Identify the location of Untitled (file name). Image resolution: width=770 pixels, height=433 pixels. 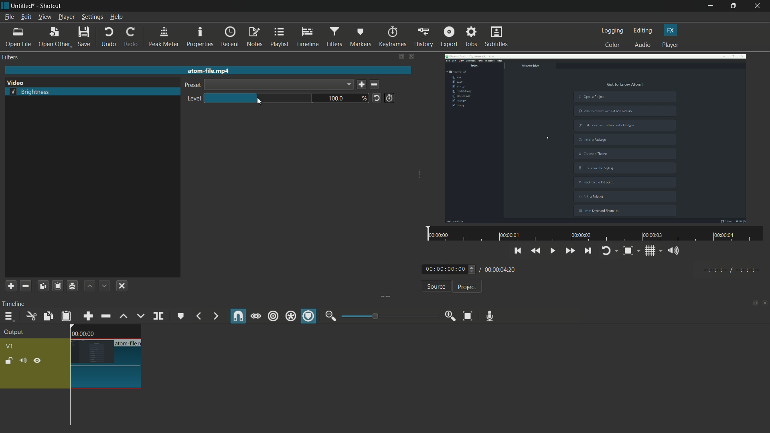
(24, 6).